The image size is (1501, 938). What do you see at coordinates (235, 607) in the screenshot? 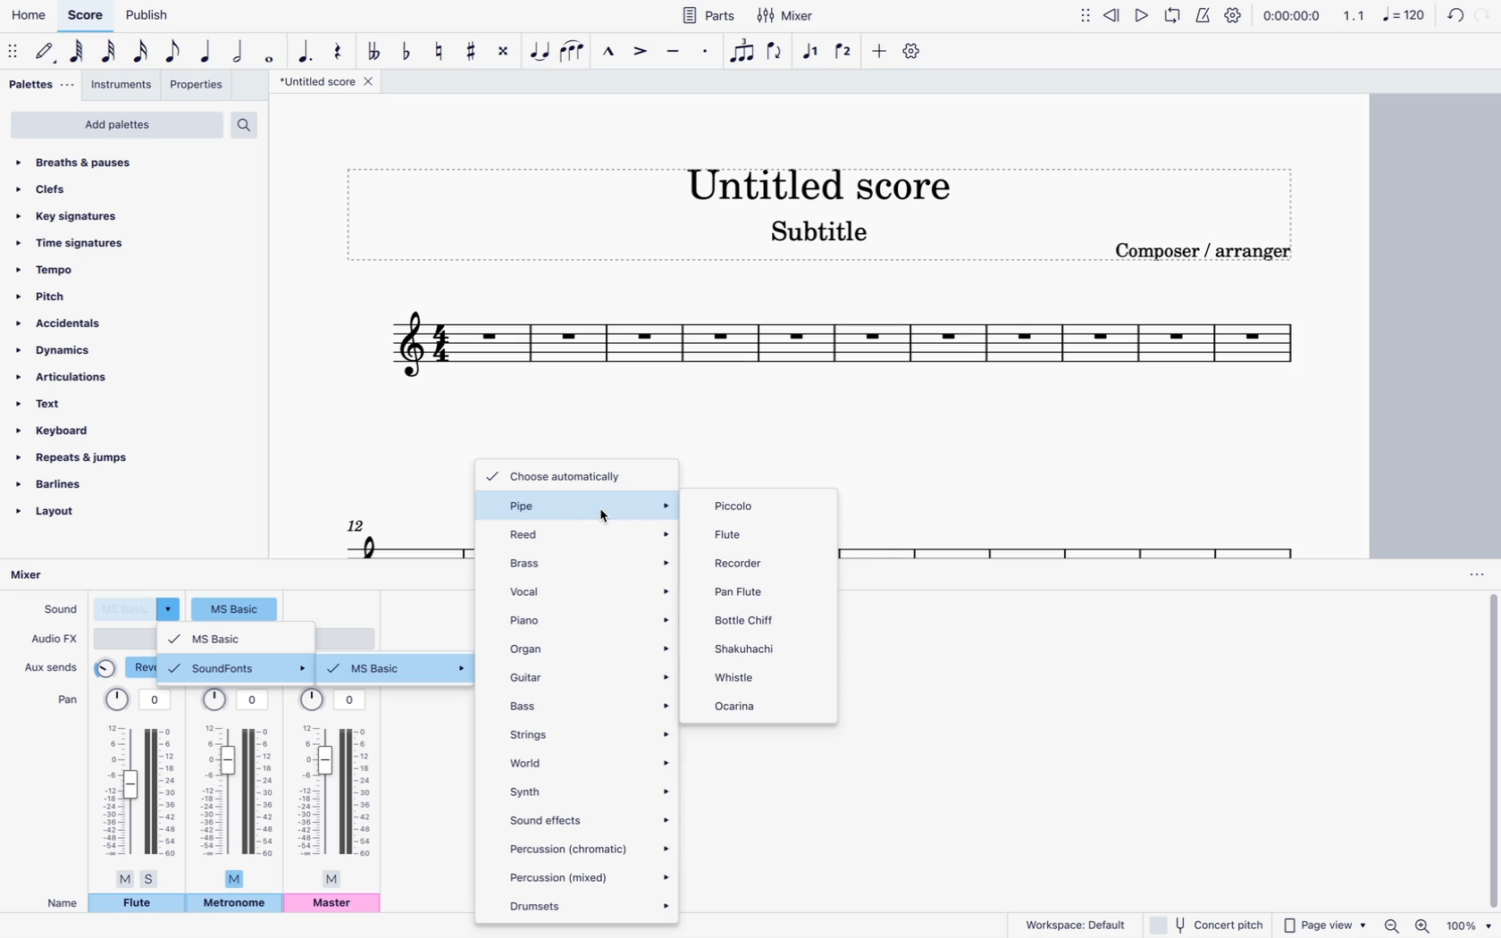
I see `sound type` at bounding box center [235, 607].